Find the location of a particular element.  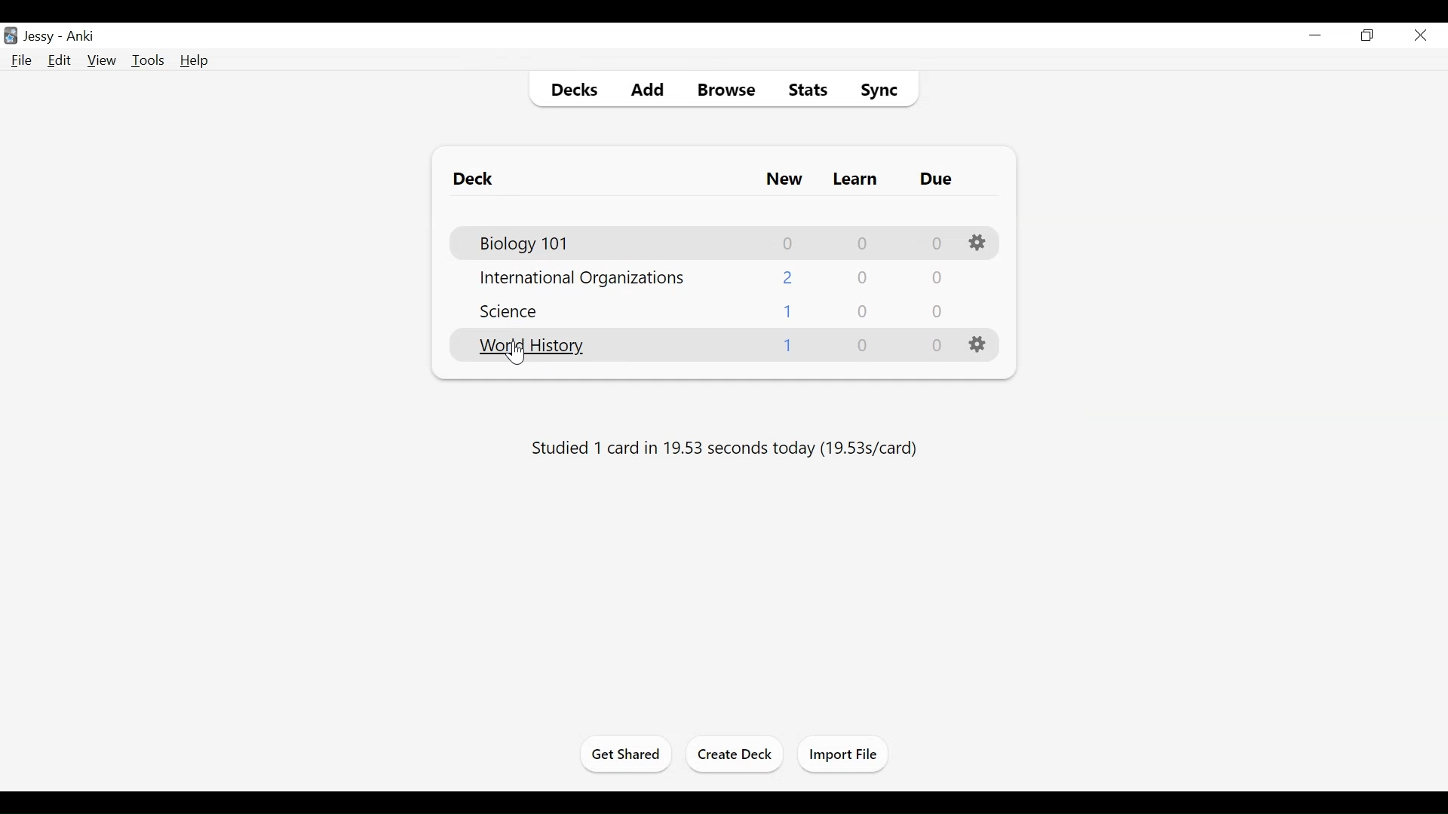

Decks is located at coordinates (568, 89).